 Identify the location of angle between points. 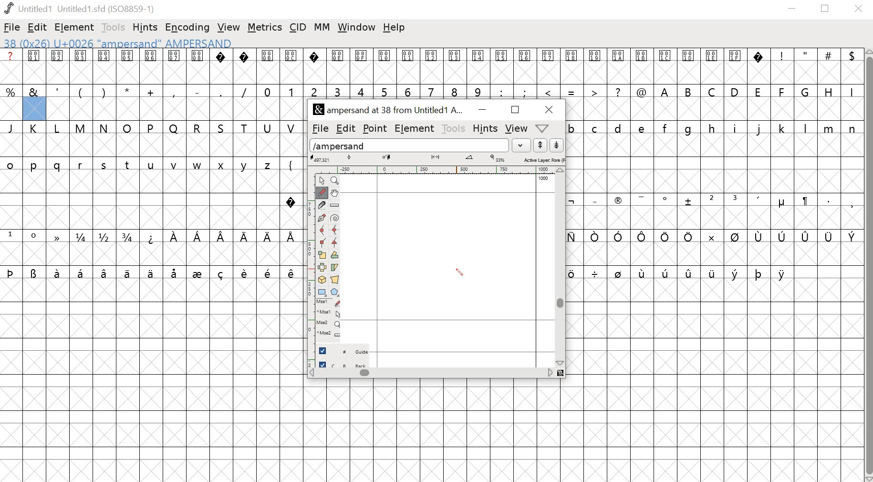
(469, 159).